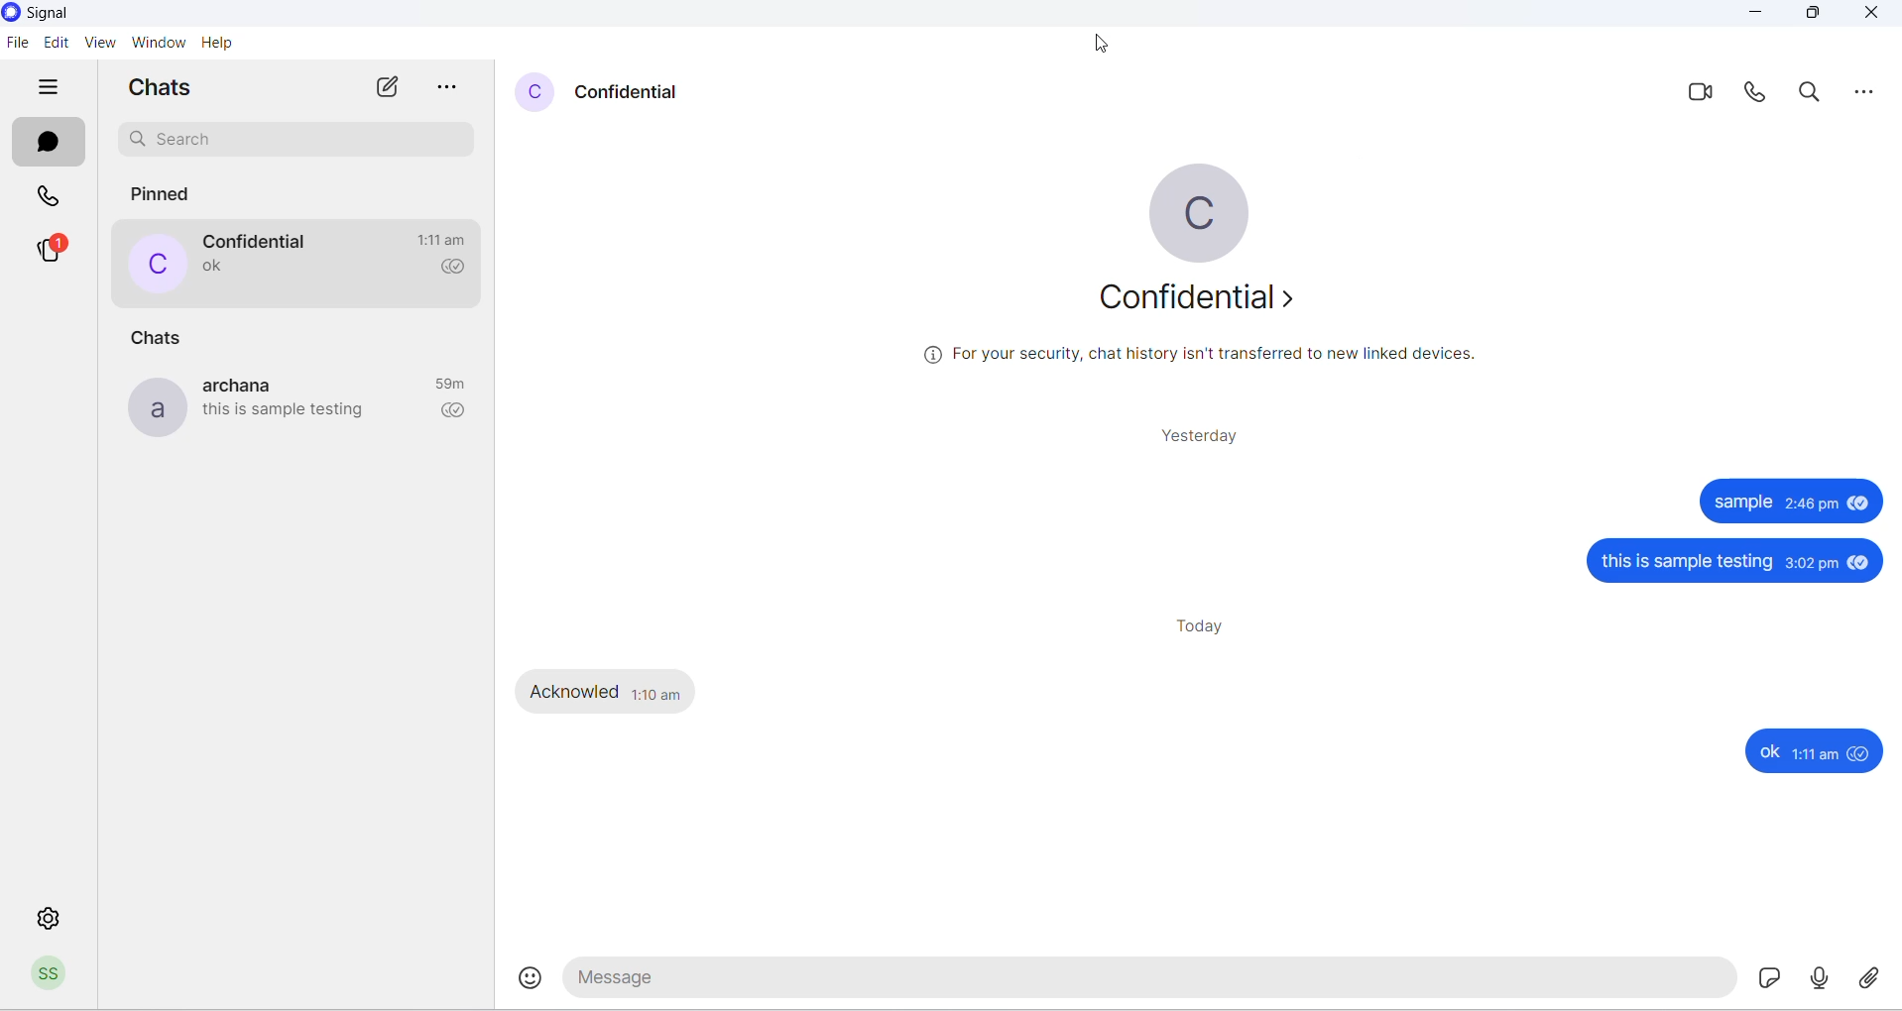 This screenshot has height=1011, width=1902. I want to click on seen, so click(1861, 565).